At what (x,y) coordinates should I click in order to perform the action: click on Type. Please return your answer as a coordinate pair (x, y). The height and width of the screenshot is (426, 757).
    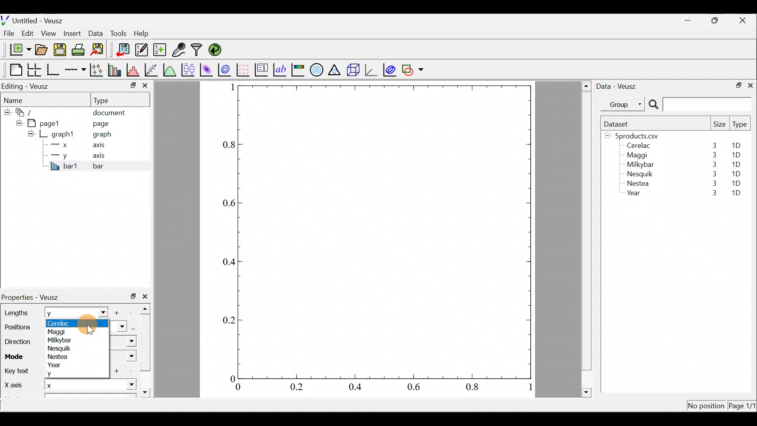
    Looking at the image, I should click on (740, 126).